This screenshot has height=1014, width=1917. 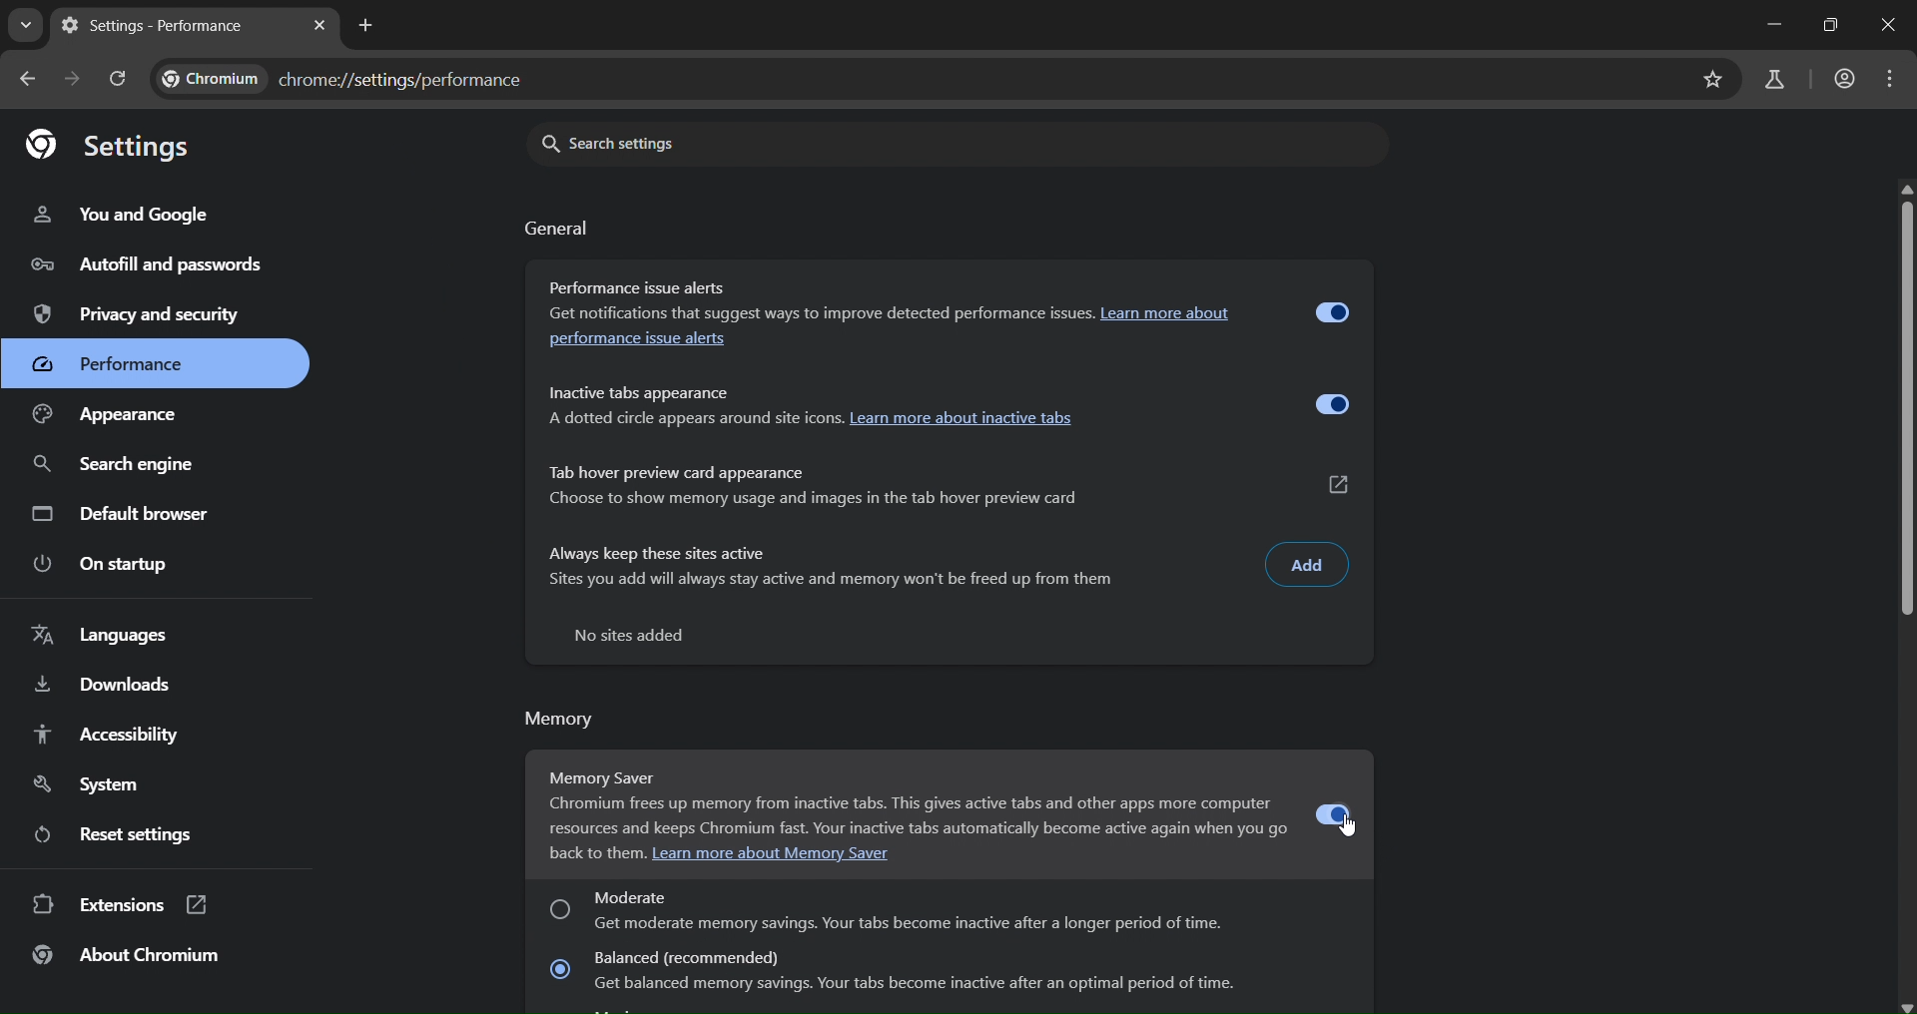 What do you see at coordinates (113, 565) in the screenshot?
I see `On Startup` at bounding box center [113, 565].